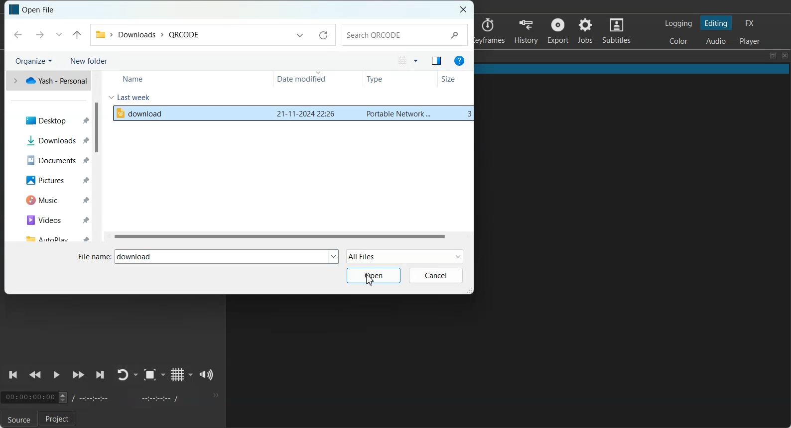  What do you see at coordinates (280, 236) in the screenshot?
I see `Horizontal Scroll bar` at bounding box center [280, 236].